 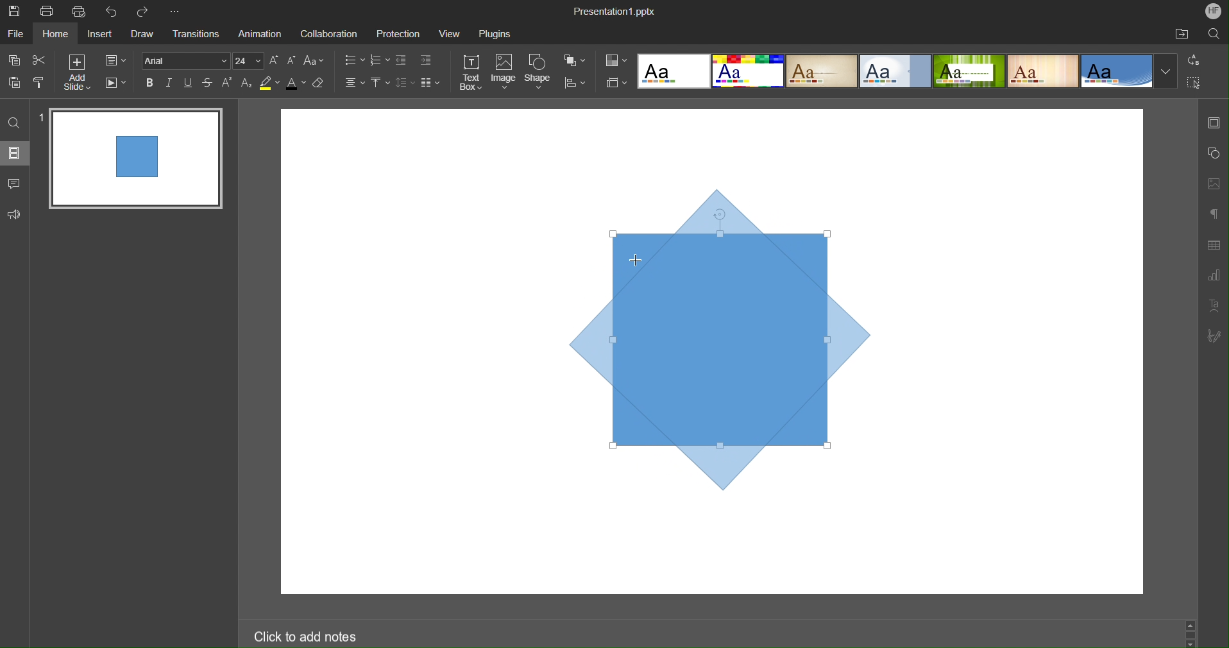 What do you see at coordinates (56, 33) in the screenshot?
I see `Home` at bounding box center [56, 33].